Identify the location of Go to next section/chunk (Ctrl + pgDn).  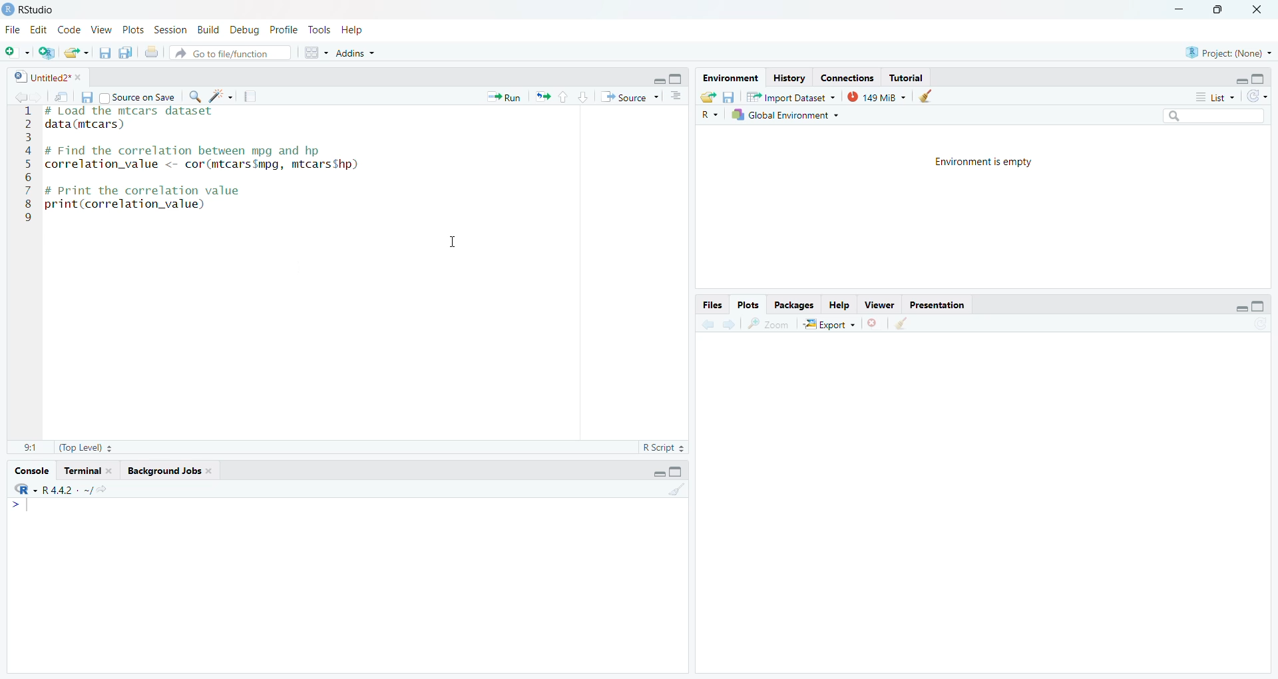
(584, 95).